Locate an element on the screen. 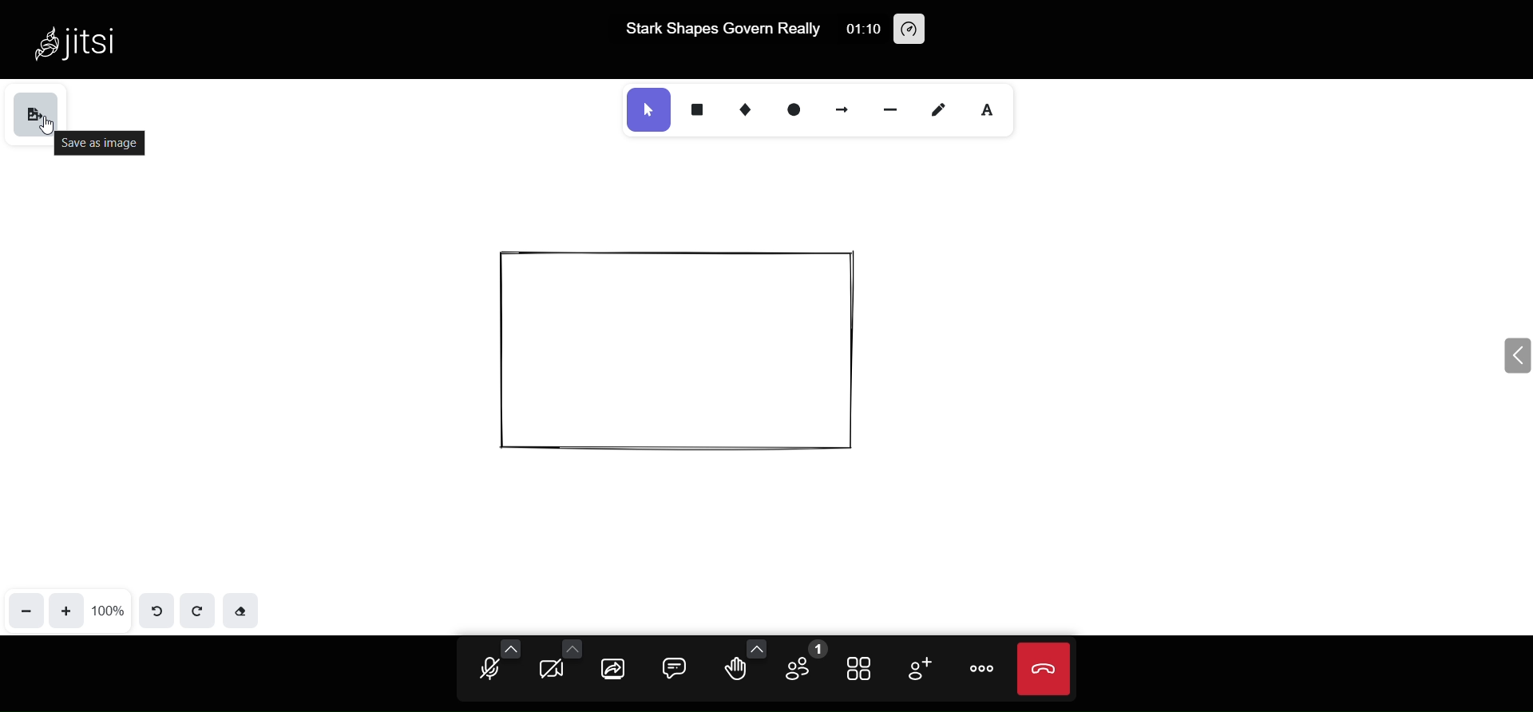  more is located at coordinates (980, 667).